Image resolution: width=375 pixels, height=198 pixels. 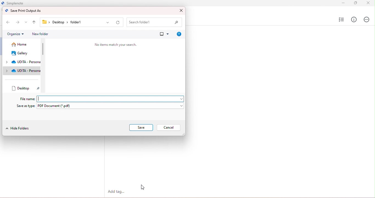 What do you see at coordinates (178, 34) in the screenshot?
I see `help` at bounding box center [178, 34].